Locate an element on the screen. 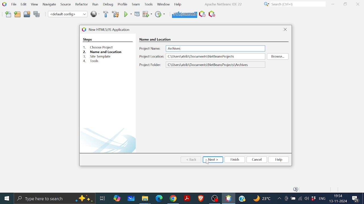 This screenshot has height=204, width=364. Help is located at coordinates (243, 198).